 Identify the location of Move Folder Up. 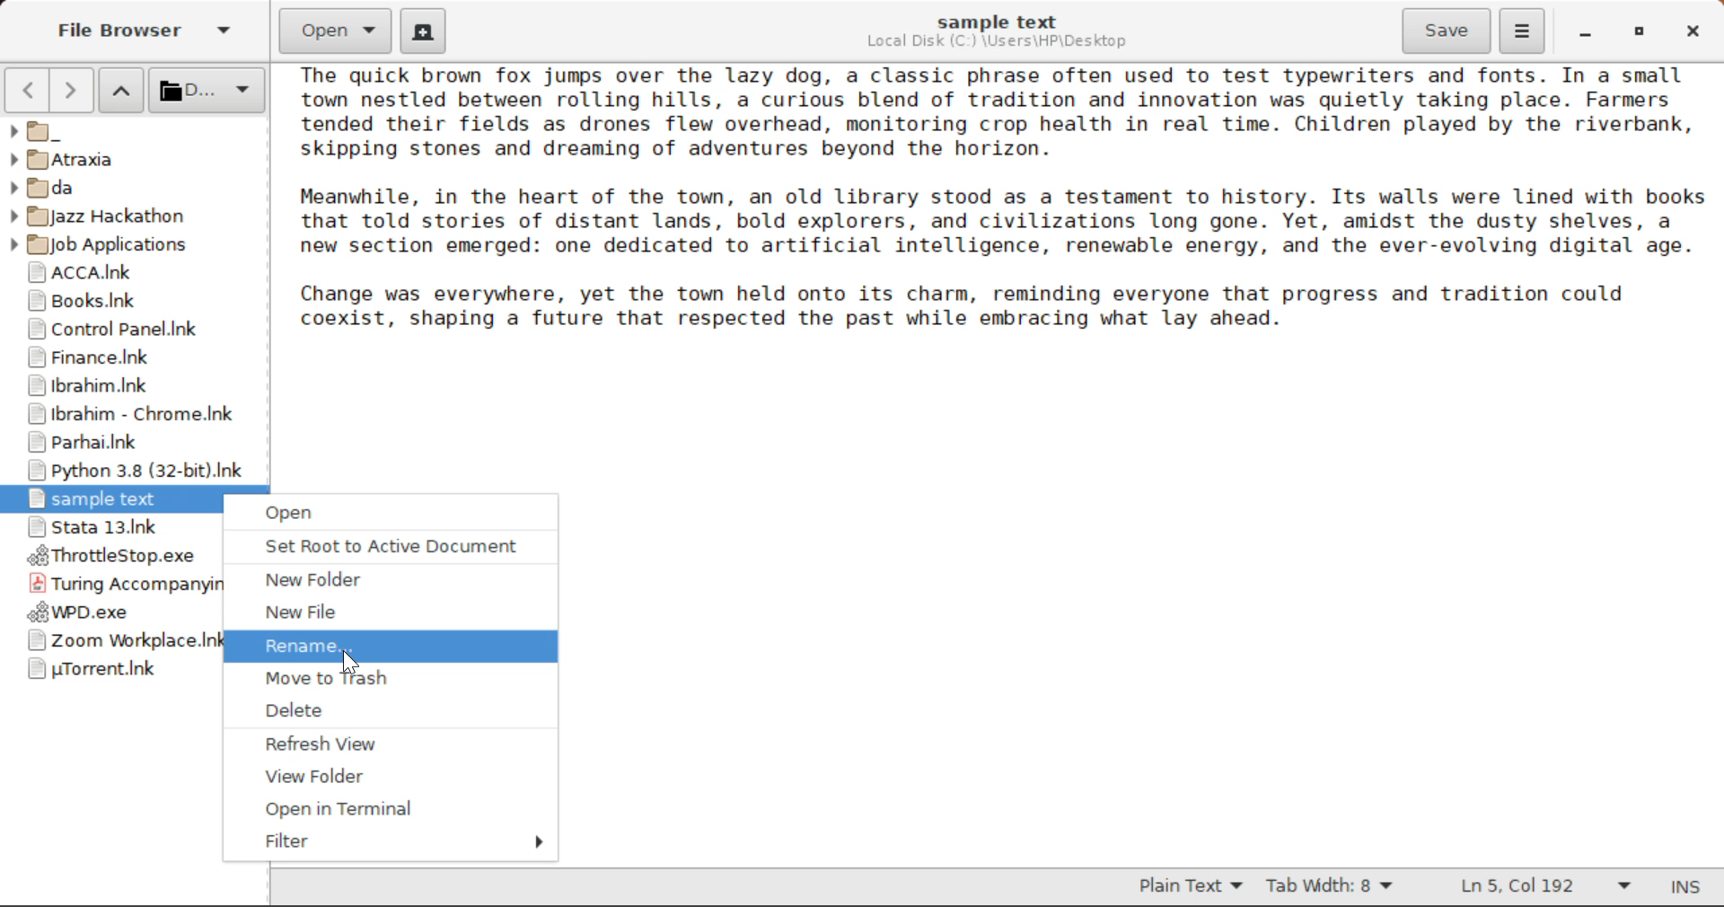
(122, 90).